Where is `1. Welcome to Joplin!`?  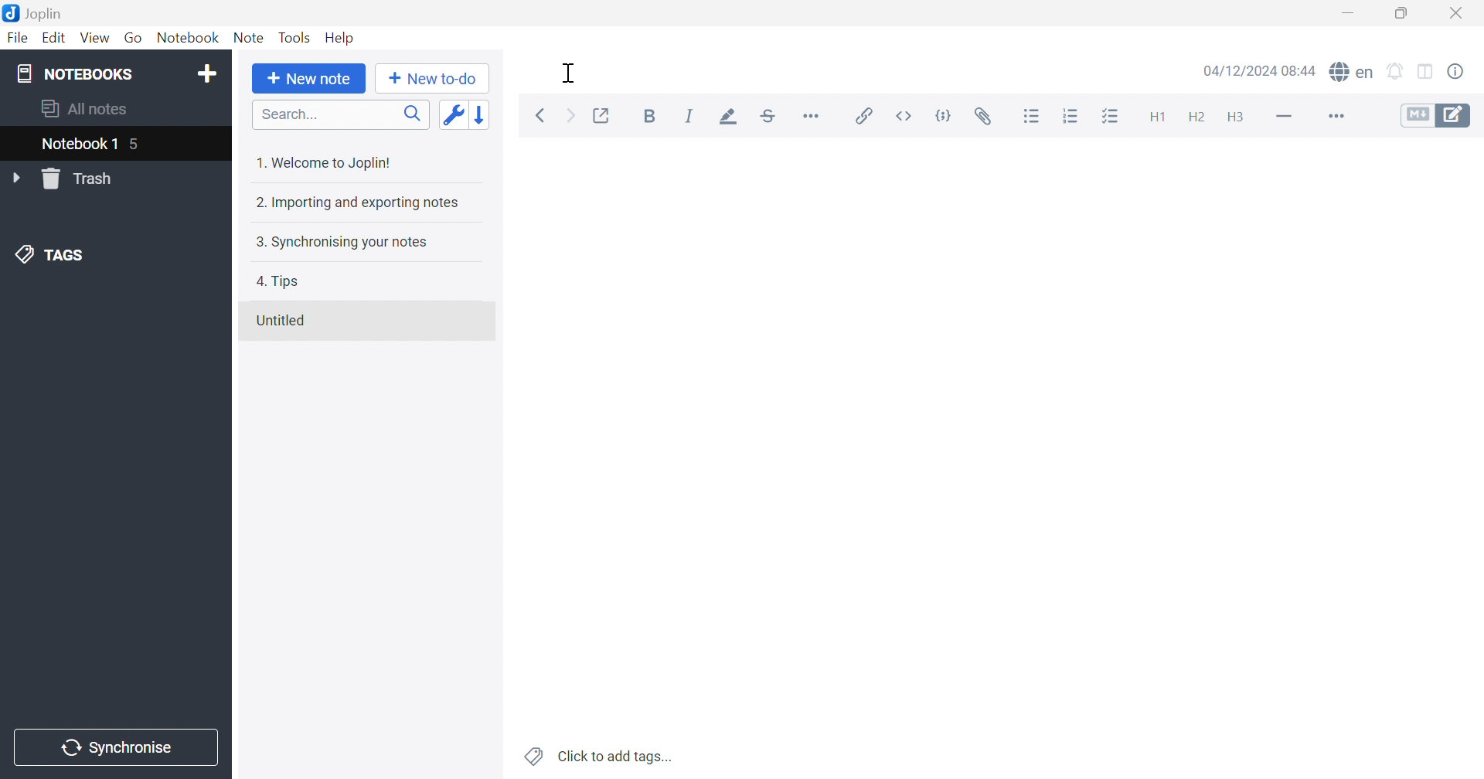 1. Welcome to Joplin! is located at coordinates (332, 160).